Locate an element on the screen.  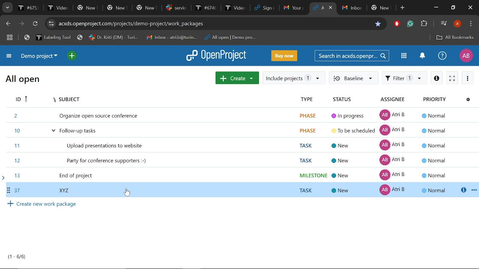
Notification is located at coordinates (422, 56).